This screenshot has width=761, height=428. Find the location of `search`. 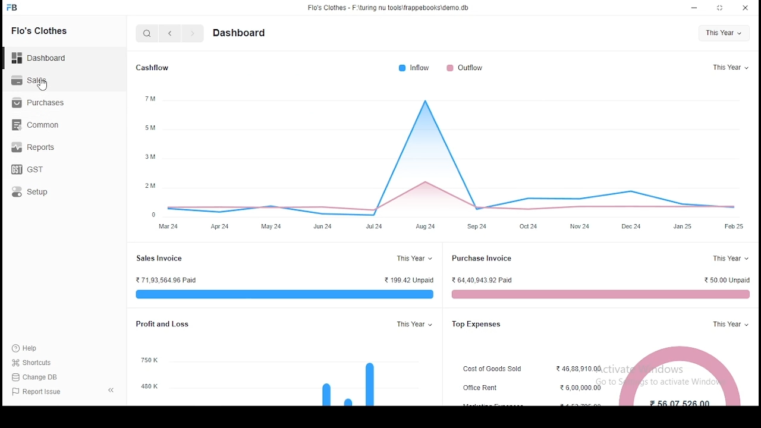

search is located at coordinates (148, 33).